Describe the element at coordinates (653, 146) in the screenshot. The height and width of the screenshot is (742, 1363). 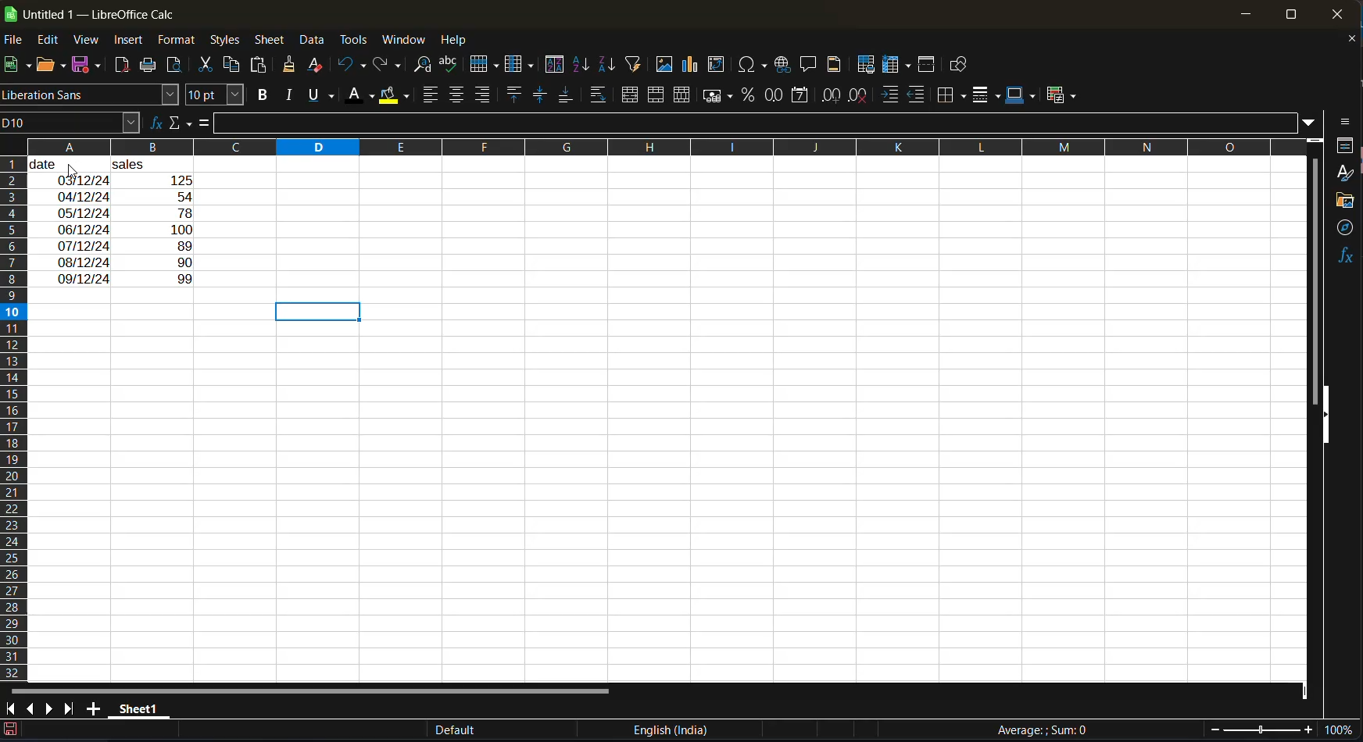
I see `rows` at that location.